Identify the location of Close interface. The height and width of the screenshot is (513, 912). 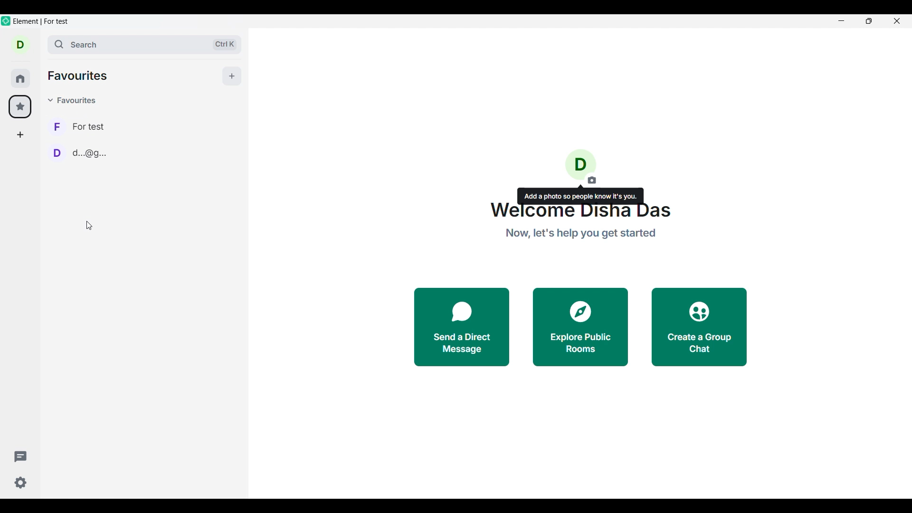
(897, 21).